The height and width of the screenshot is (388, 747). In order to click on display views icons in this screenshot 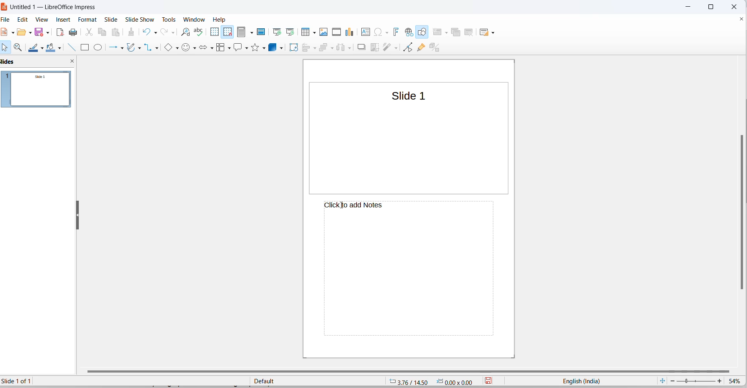, I will do `click(242, 32)`.